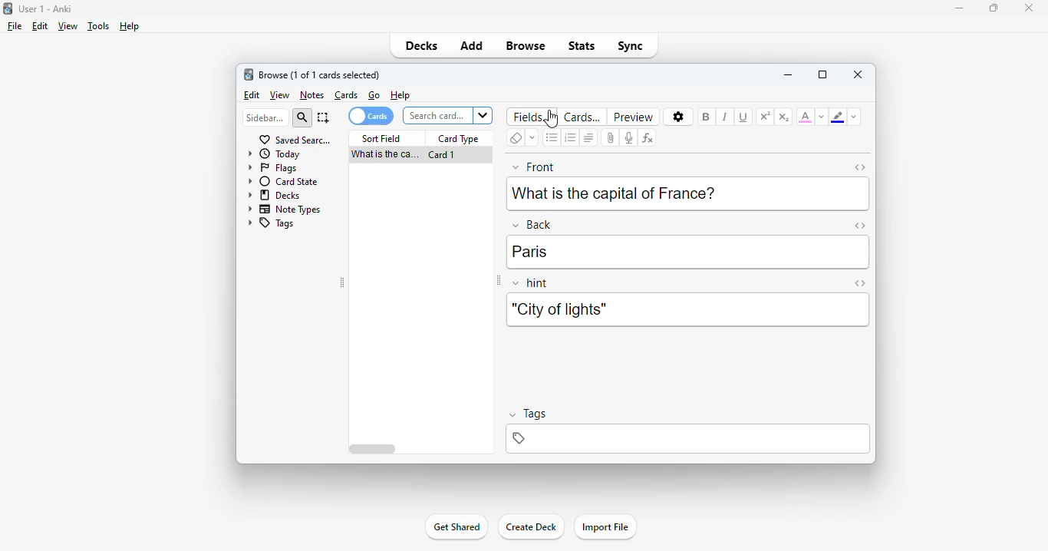  What do you see at coordinates (629, 45) in the screenshot?
I see `sync` at bounding box center [629, 45].